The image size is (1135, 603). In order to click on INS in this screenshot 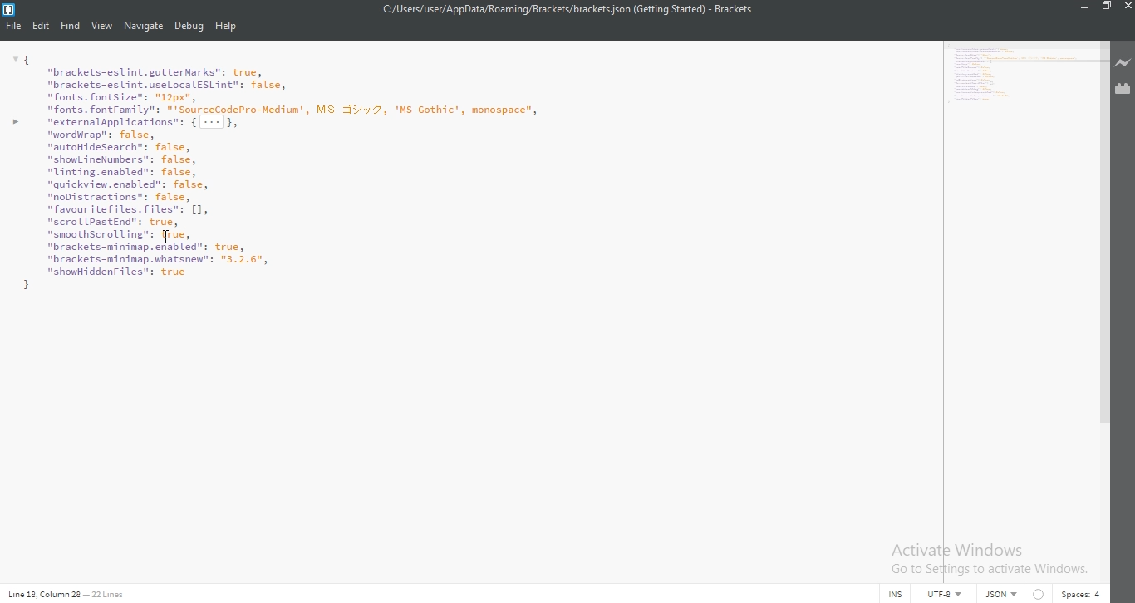, I will do `click(897, 595)`.